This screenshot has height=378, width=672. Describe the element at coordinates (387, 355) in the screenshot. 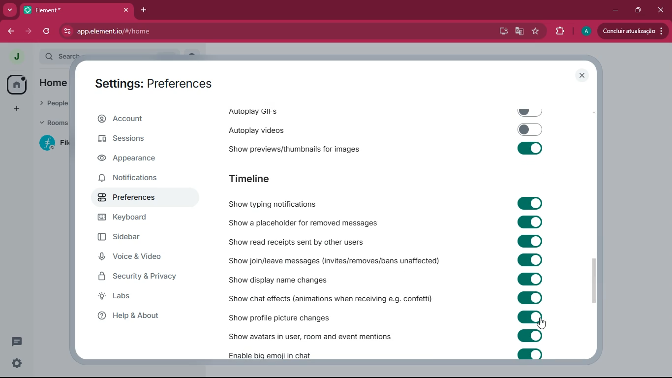

I see `Enable big emoji in chat ` at that location.